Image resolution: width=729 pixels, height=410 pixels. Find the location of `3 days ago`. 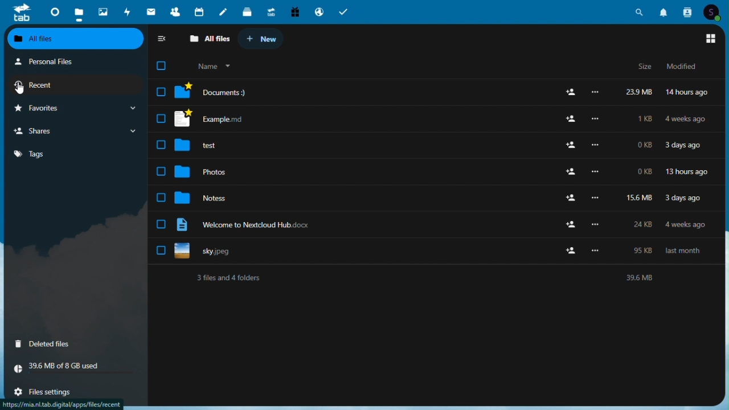

3 days ago is located at coordinates (682, 198).